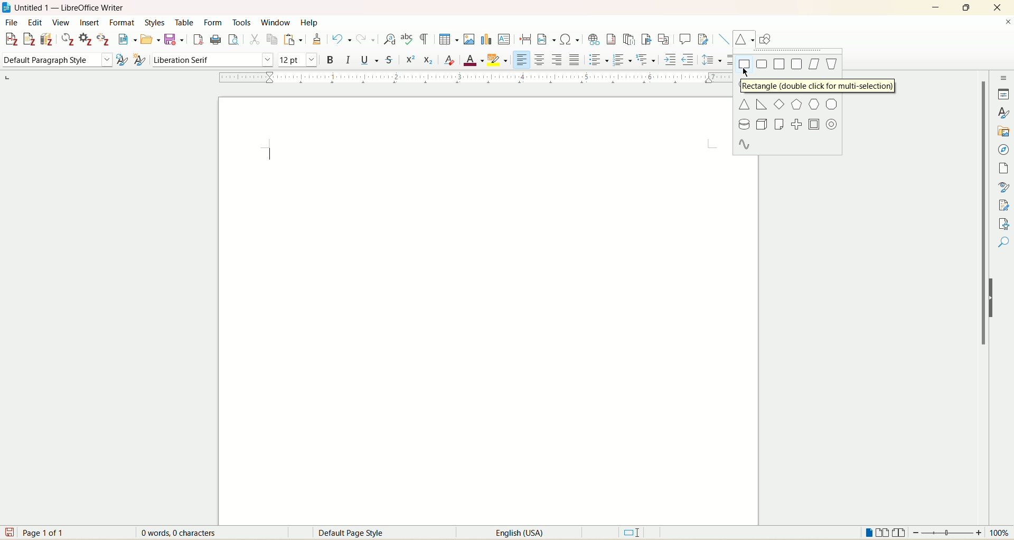  What do you see at coordinates (730, 59) in the screenshot?
I see `increase paragraph spacing` at bounding box center [730, 59].